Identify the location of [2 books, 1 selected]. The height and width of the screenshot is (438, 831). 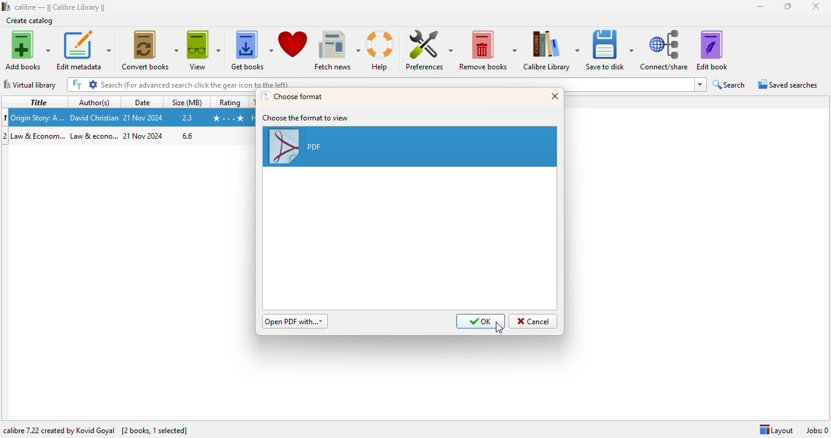
(155, 430).